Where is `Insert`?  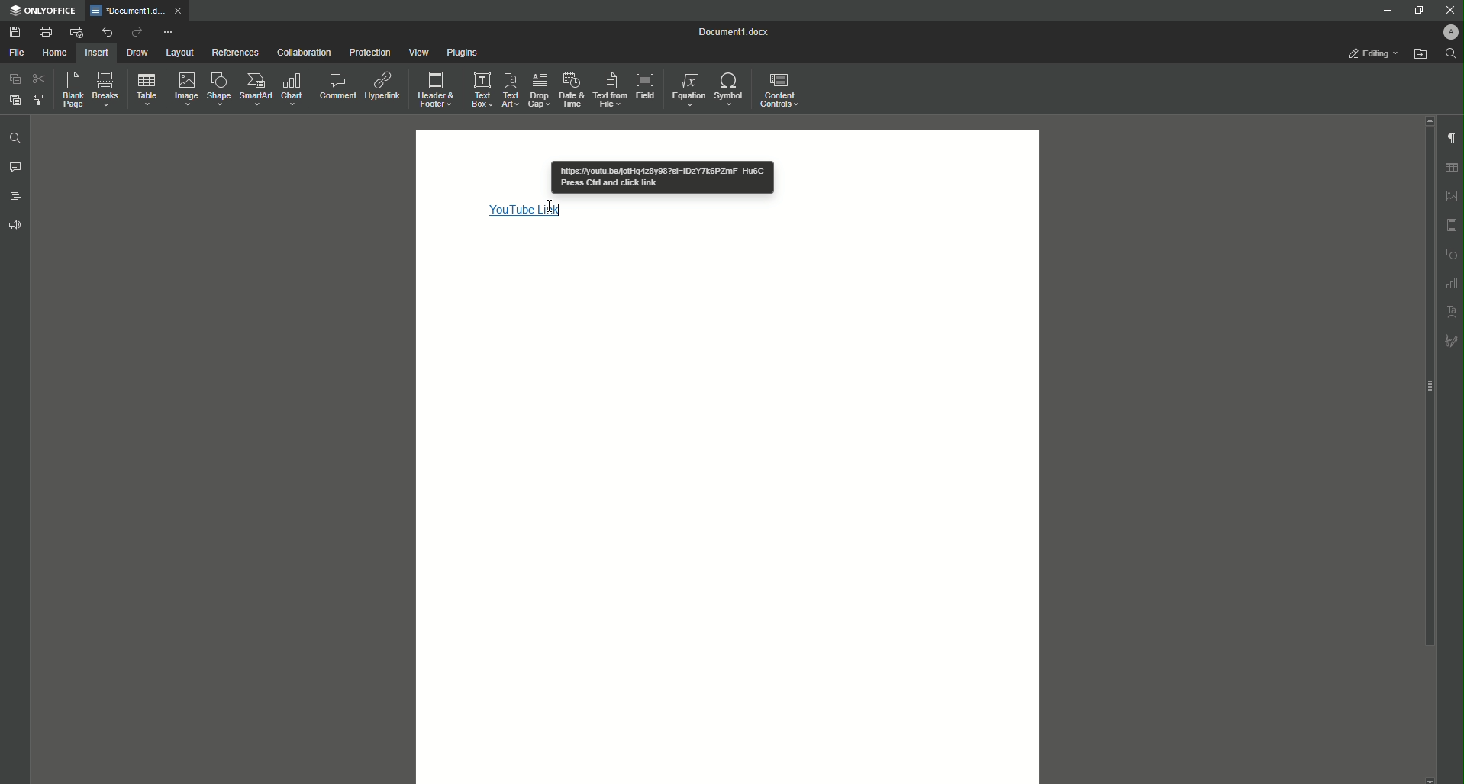 Insert is located at coordinates (98, 53).